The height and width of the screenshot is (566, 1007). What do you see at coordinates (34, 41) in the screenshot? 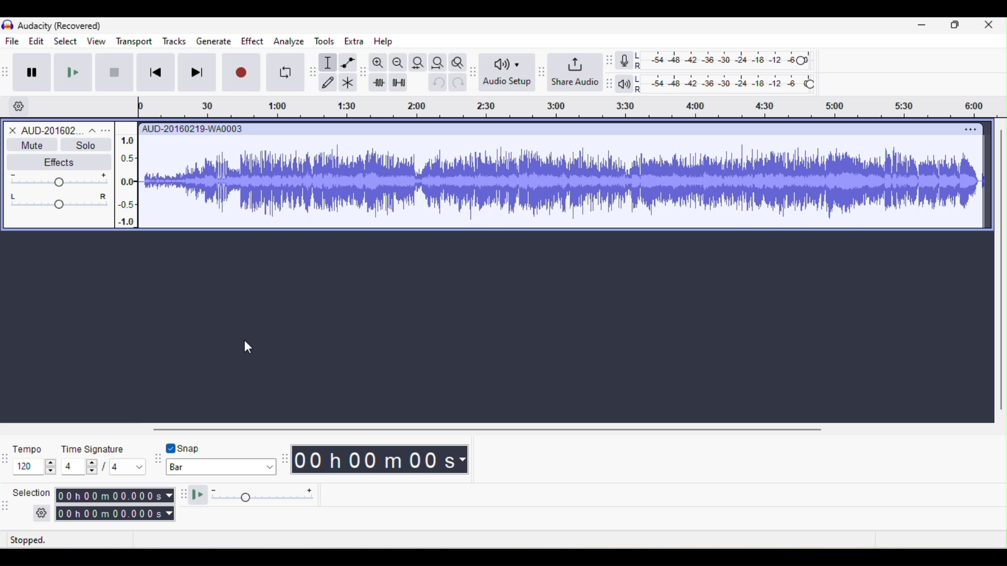
I see `edit` at bounding box center [34, 41].